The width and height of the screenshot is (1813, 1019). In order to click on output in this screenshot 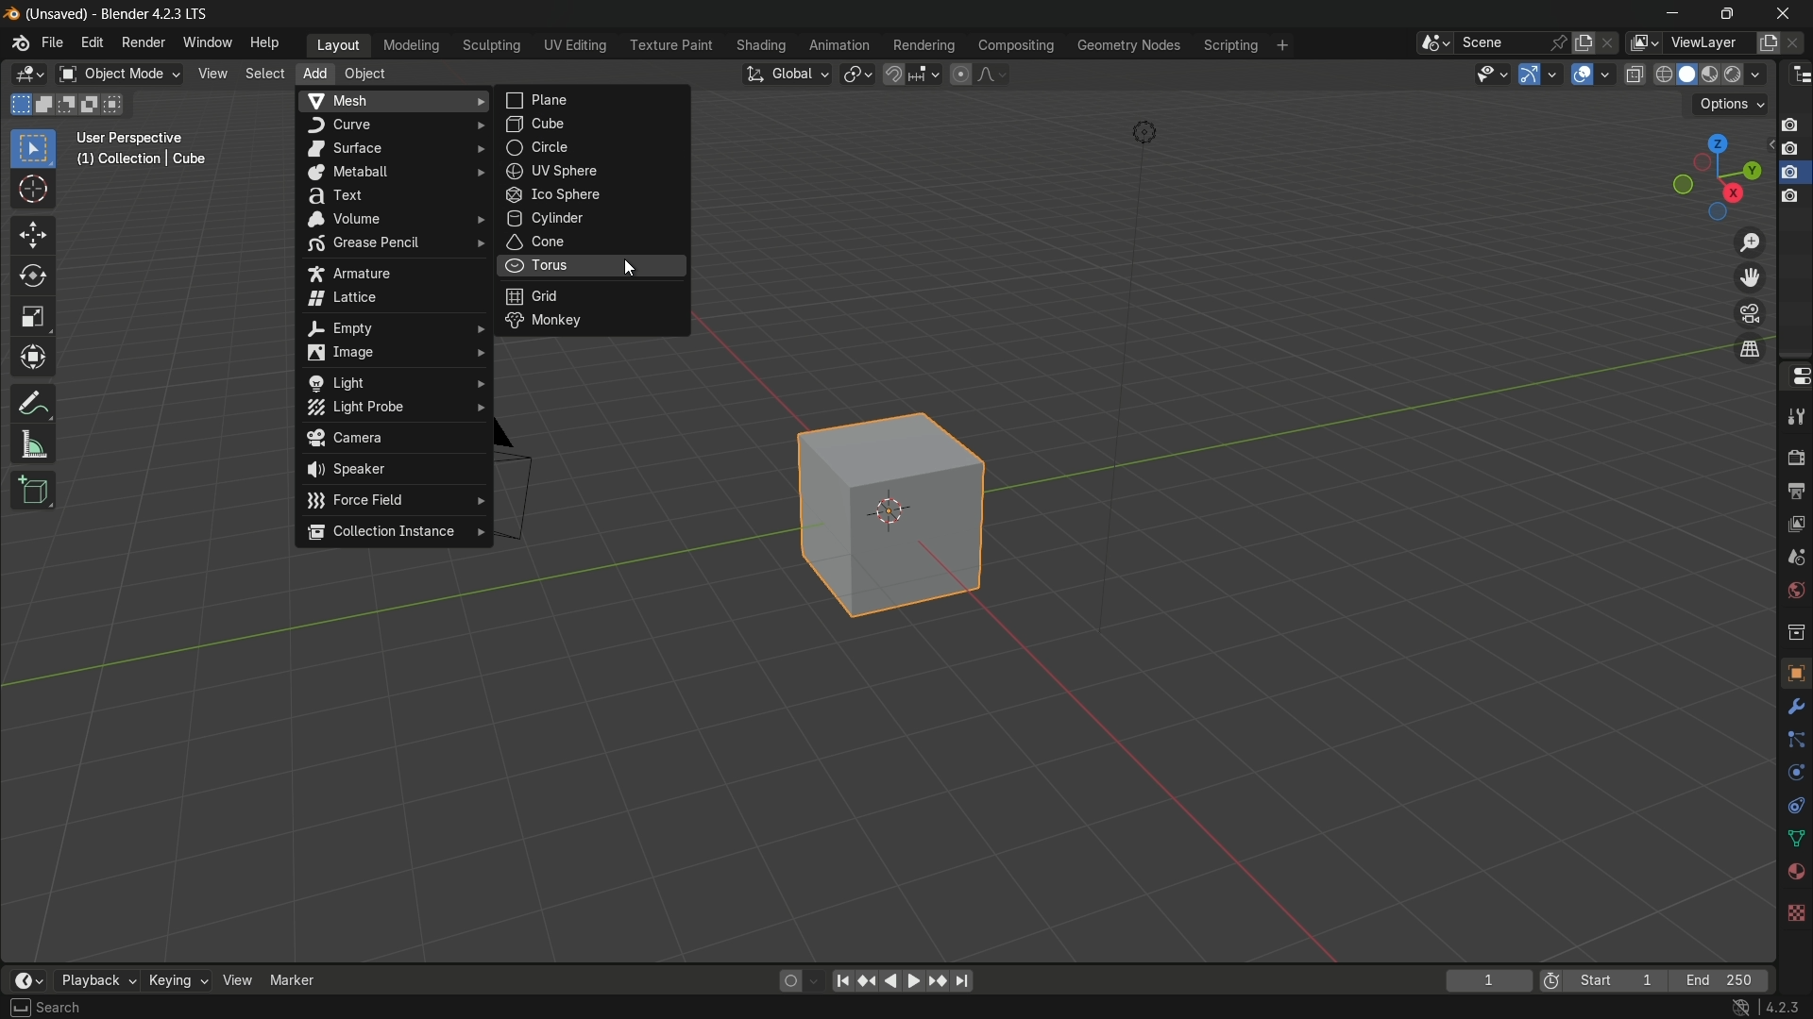, I will do `click(1793, 492)`.